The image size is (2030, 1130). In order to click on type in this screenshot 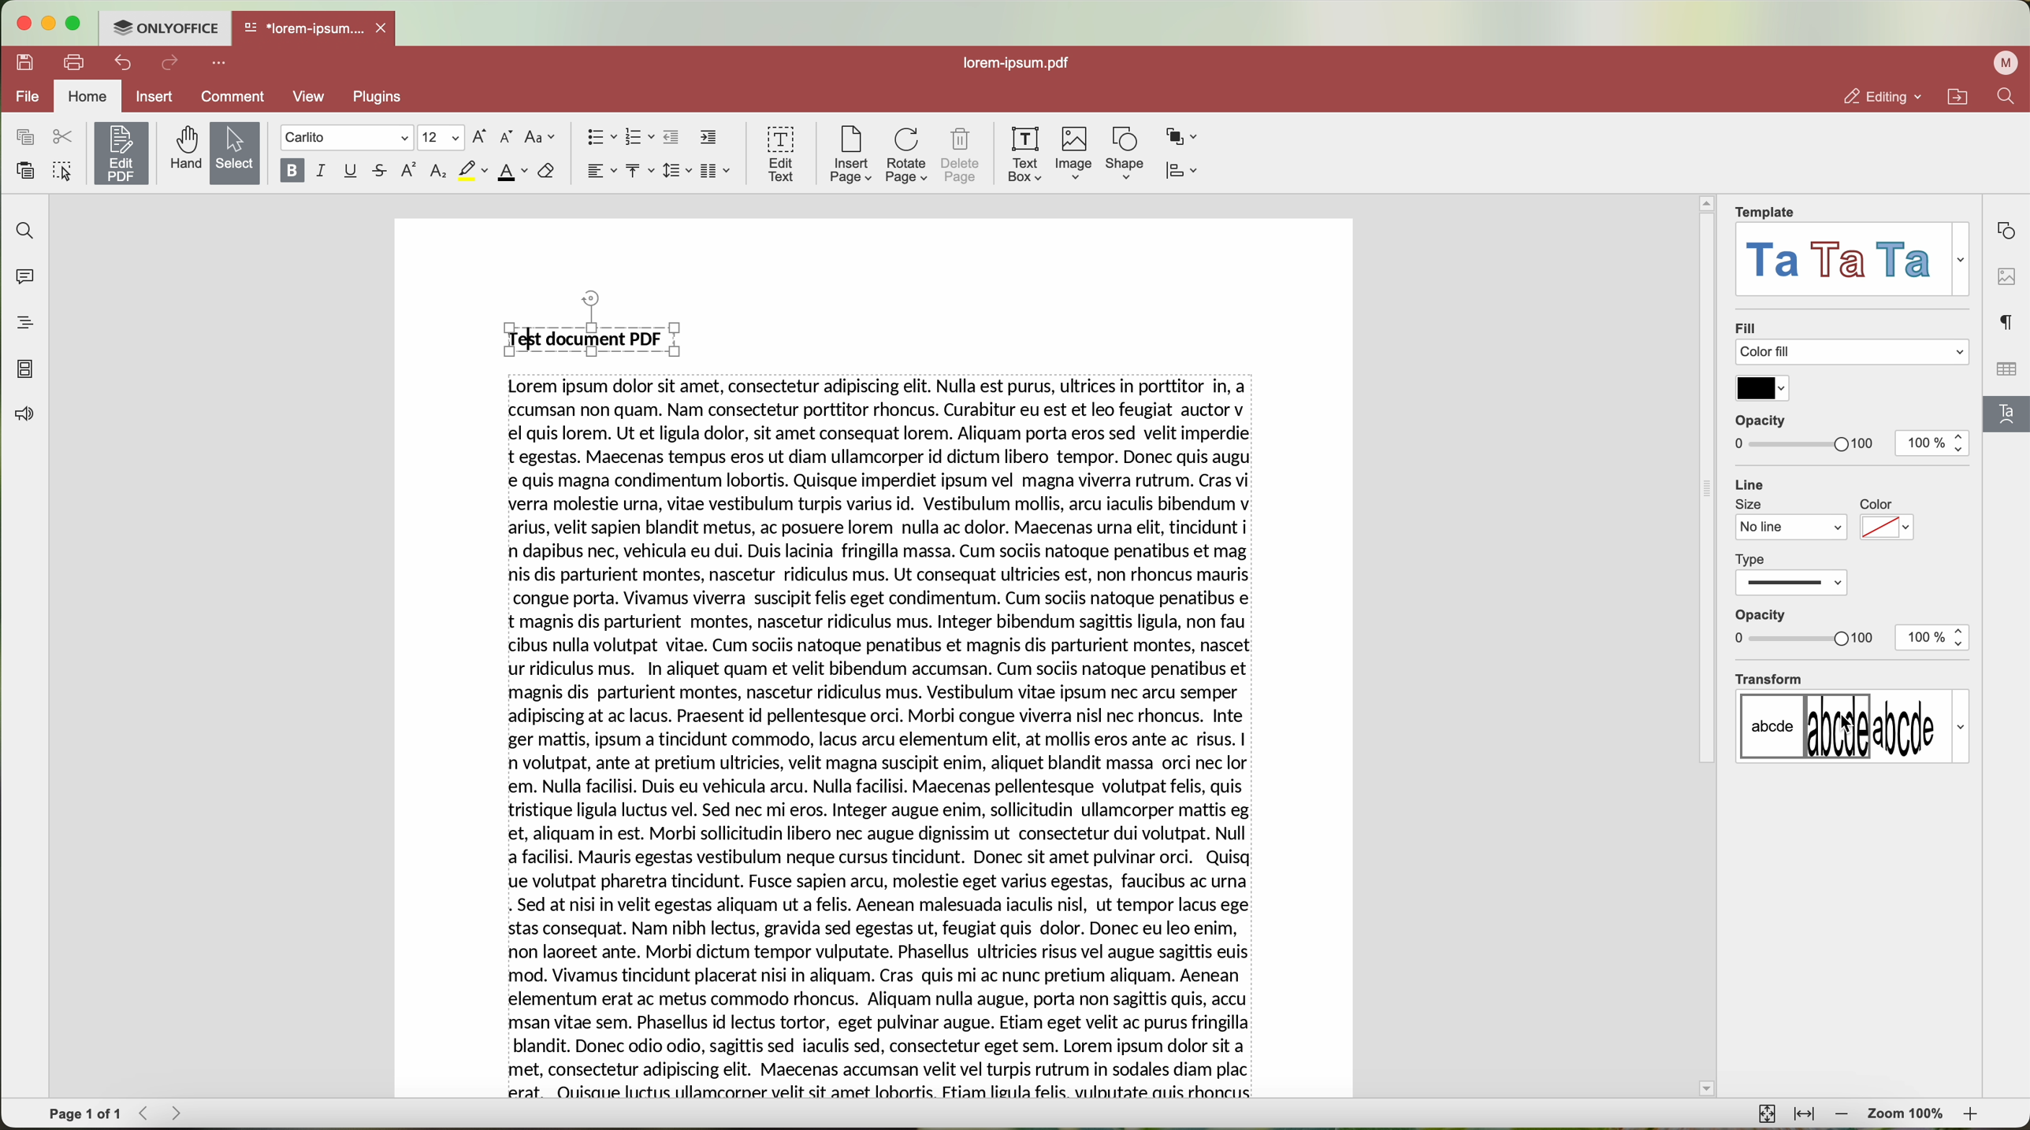, I will do `click(1794, 572)`.